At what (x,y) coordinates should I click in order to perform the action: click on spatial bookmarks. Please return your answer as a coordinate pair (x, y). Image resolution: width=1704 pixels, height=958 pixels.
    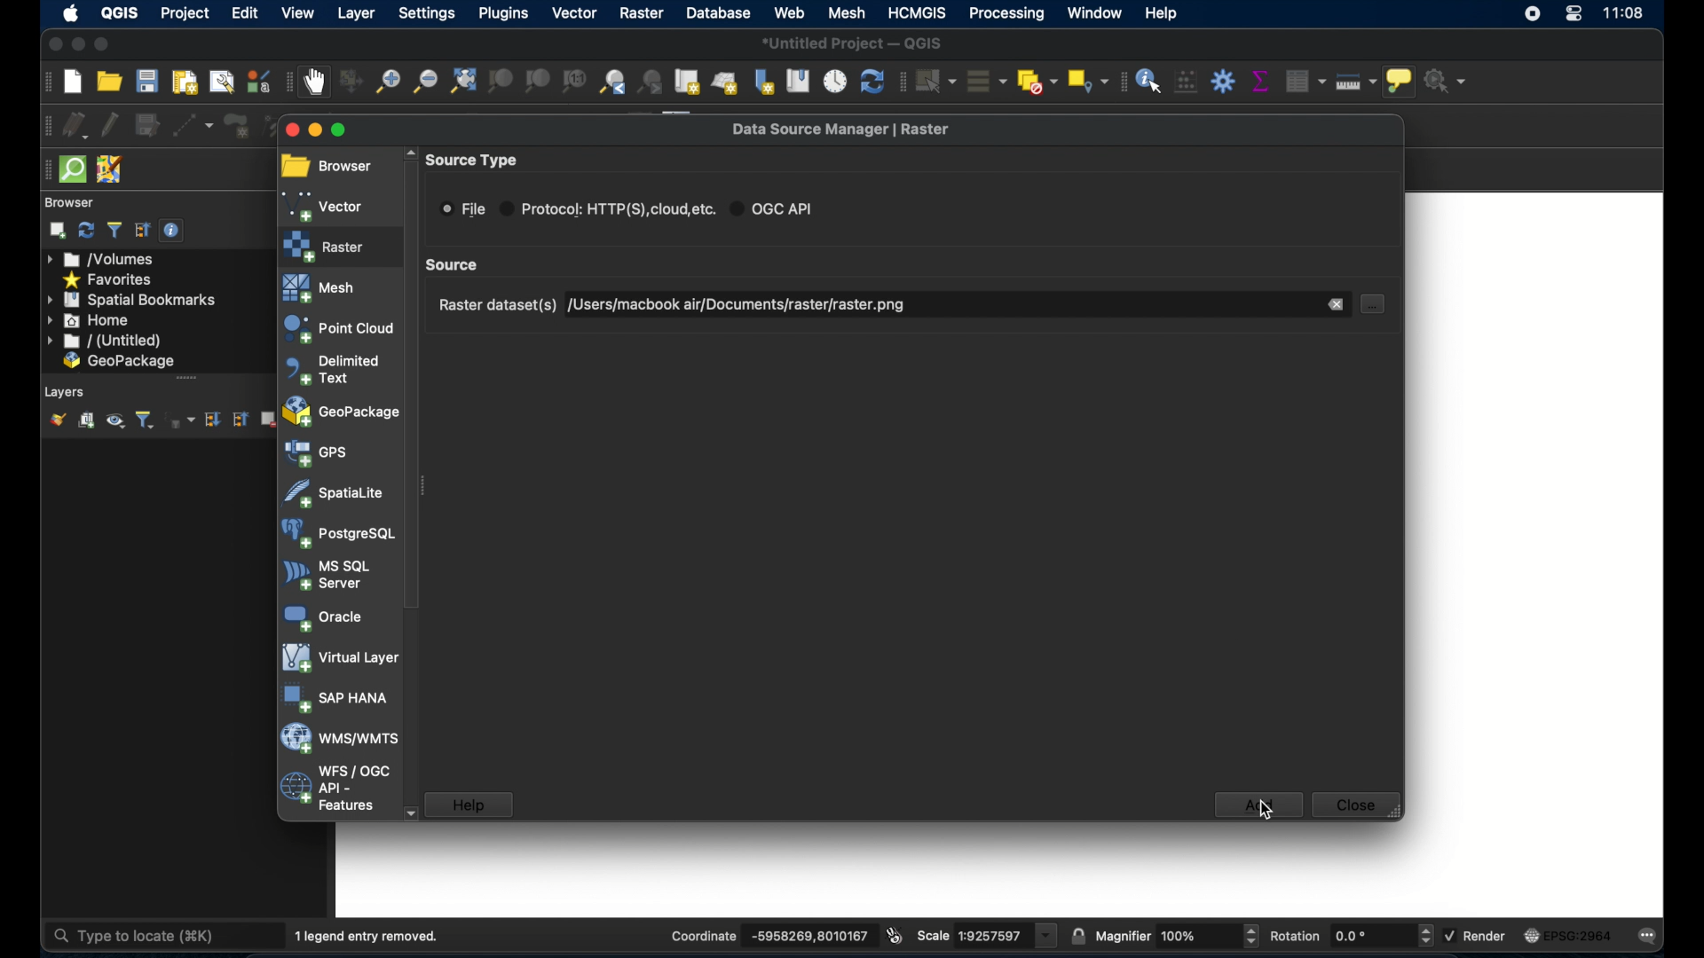
    Looking at the image, I should click on (132, 300).